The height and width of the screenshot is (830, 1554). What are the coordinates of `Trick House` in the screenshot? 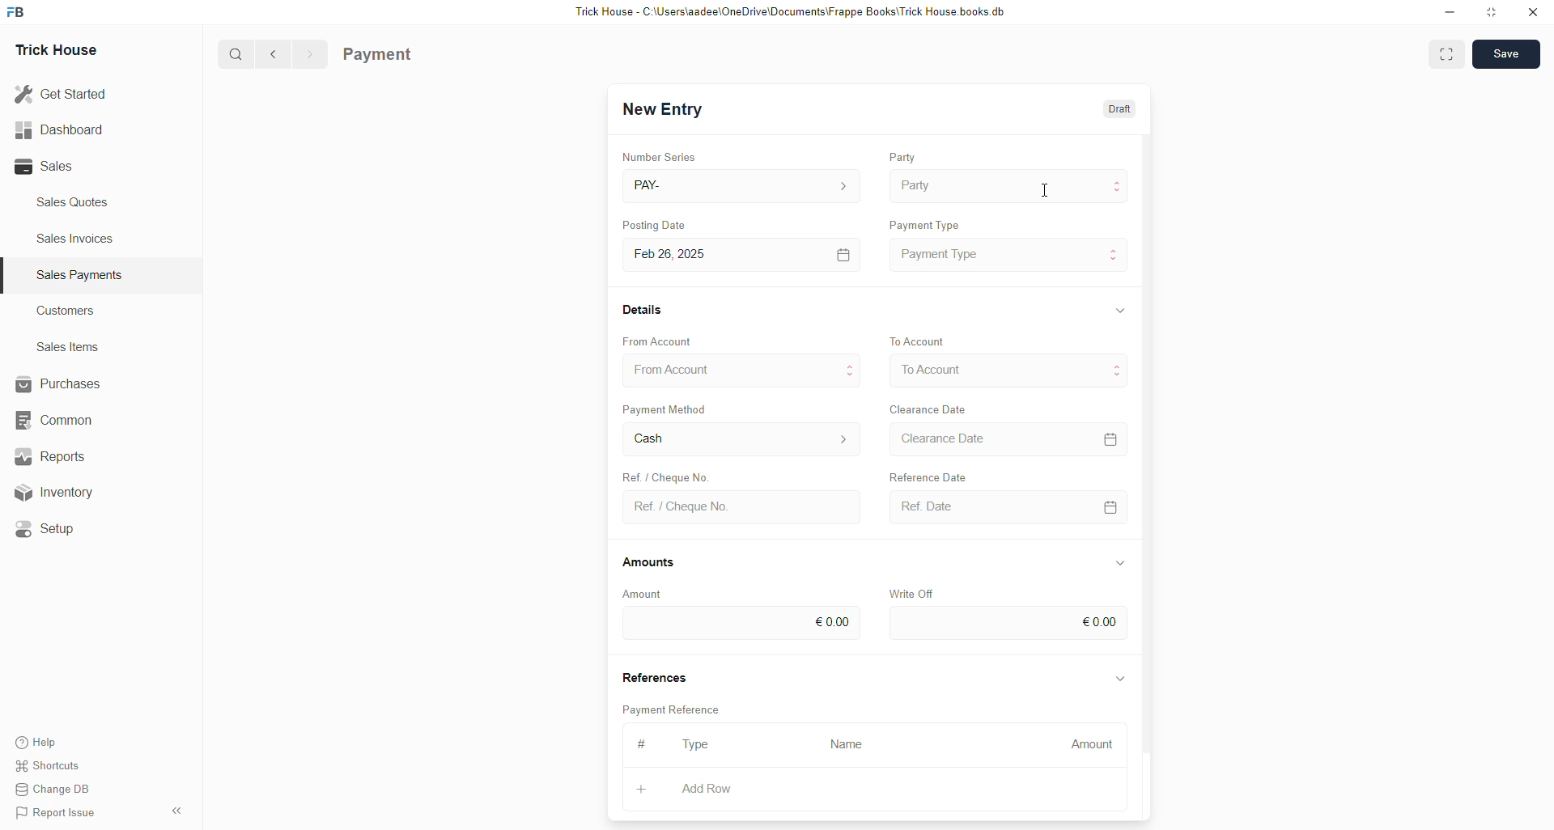 It's located at (56, 51).